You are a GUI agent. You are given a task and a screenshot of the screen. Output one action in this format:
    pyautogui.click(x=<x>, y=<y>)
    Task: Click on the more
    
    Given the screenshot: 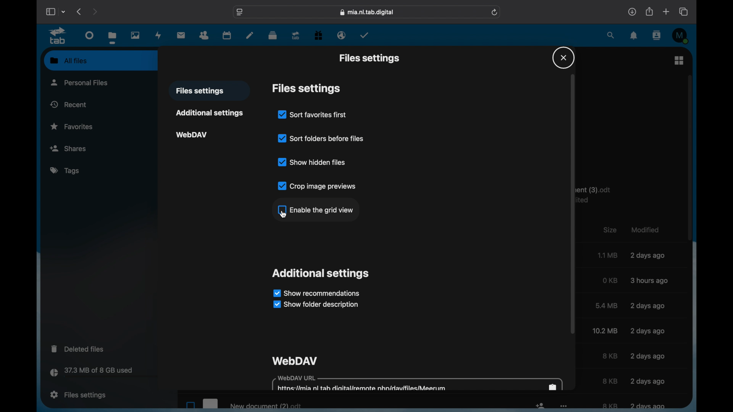 What is the action you would take?
    pyautogui.click(x=563, y=407)
    